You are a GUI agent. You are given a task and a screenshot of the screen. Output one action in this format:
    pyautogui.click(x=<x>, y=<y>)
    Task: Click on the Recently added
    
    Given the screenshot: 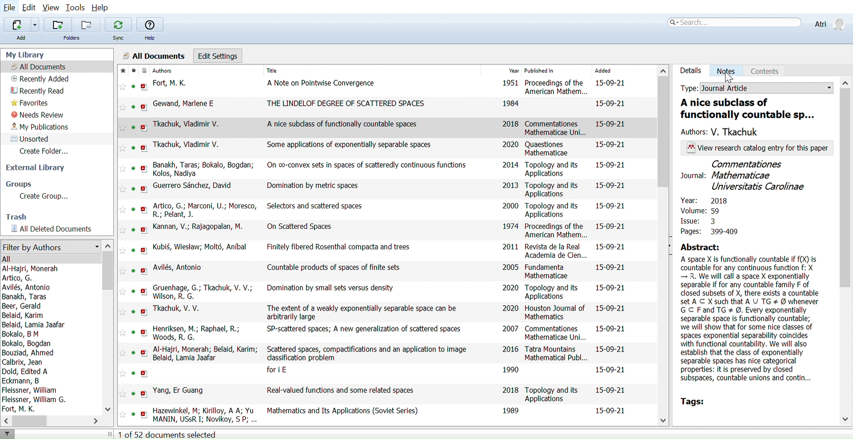 What is the action you would take?
    pyautogui.click(x=40, y=79)
    